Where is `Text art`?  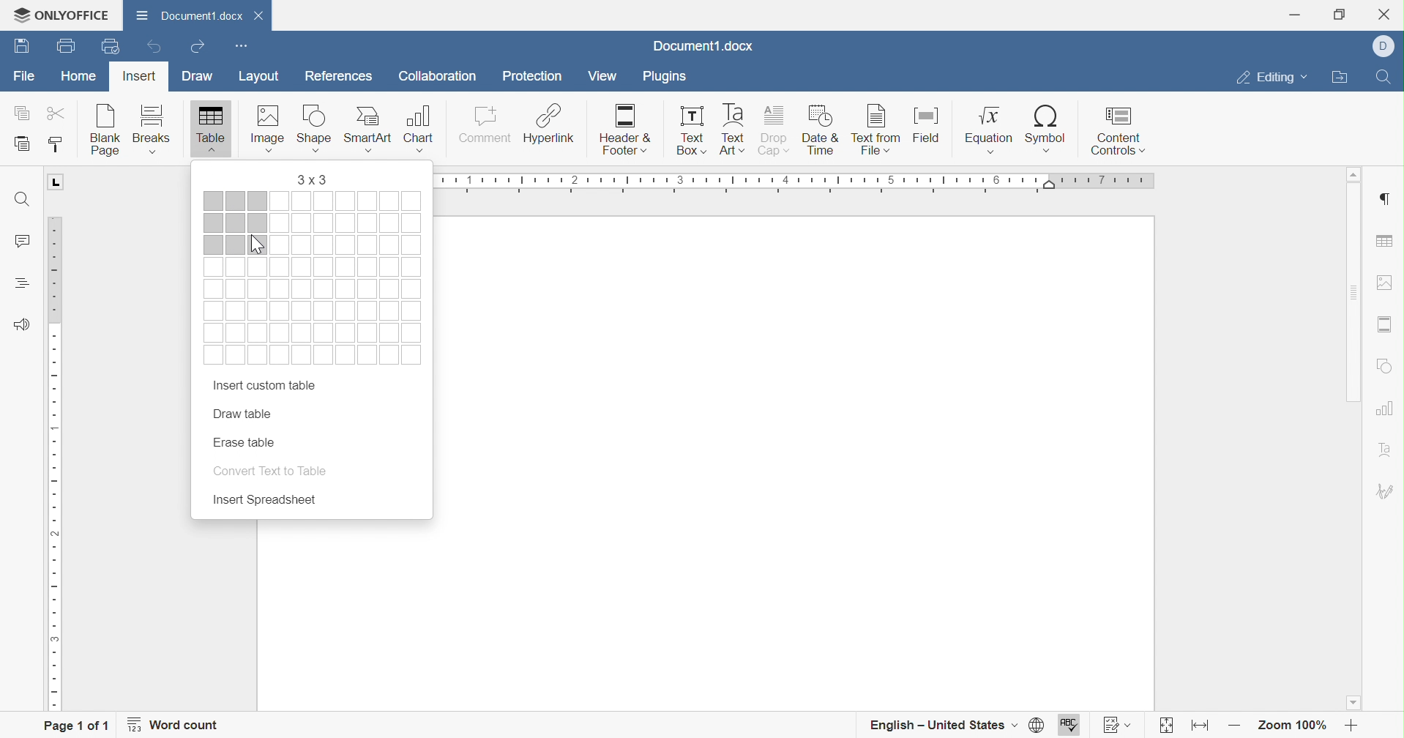 Text art is located at coordinates (736, 130).